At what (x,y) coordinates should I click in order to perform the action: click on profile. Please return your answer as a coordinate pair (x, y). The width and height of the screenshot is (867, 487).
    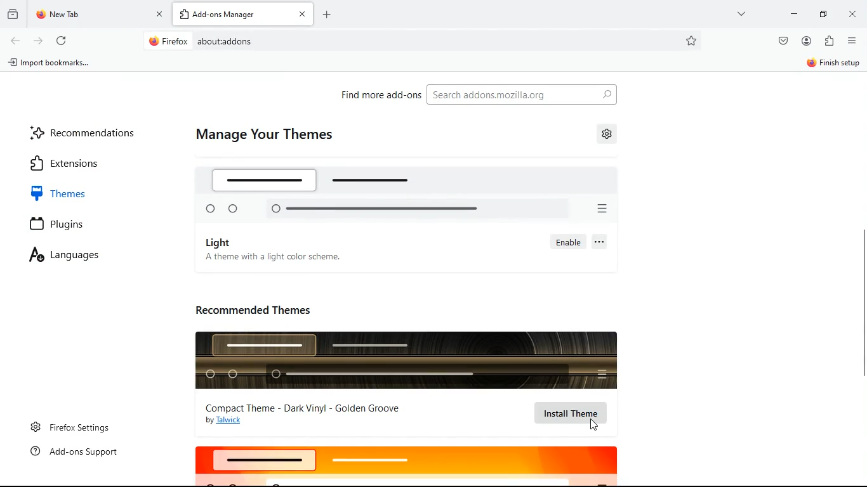
    Looking at the image, I should click on (807, 43).